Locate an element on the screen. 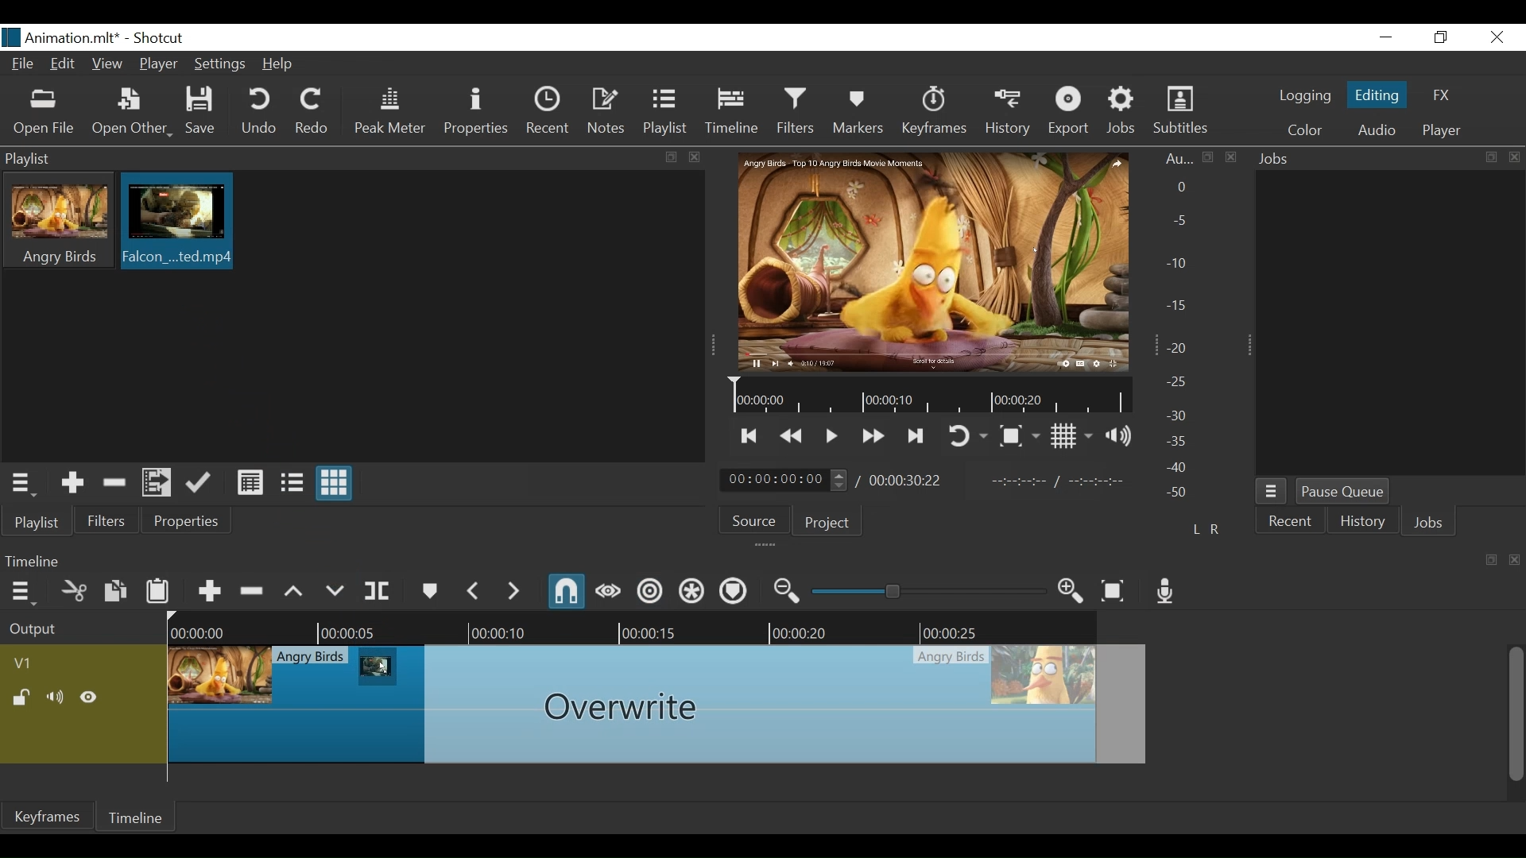  Marker is located at coordinates (428, 589).